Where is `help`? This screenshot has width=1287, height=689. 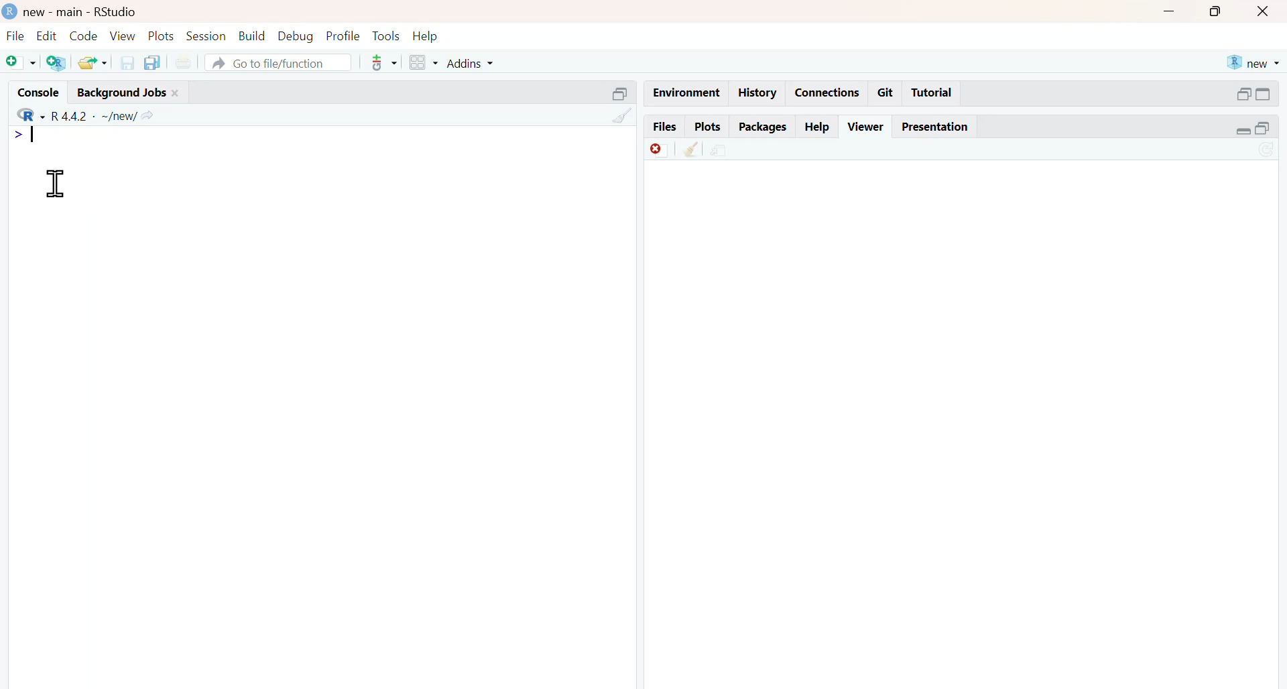
help is located at coordinates (426, 36).